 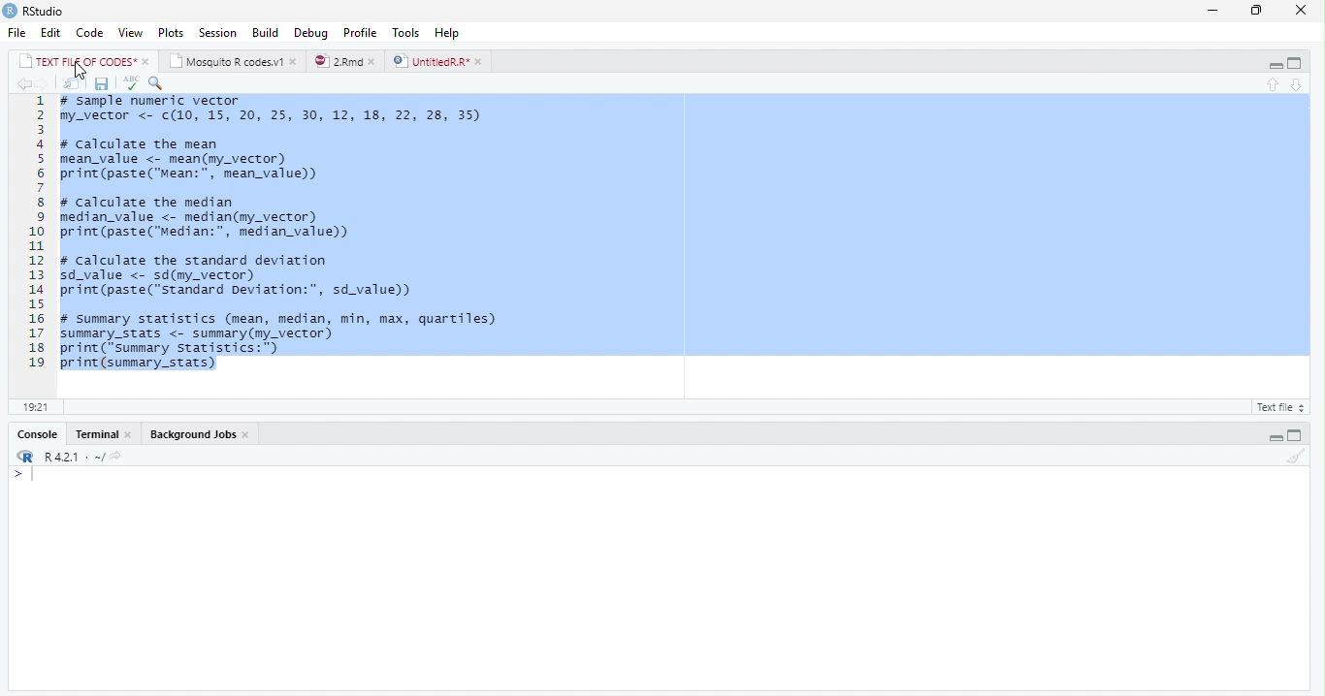 I want to click on minimize, so click(x=1212, y=12).